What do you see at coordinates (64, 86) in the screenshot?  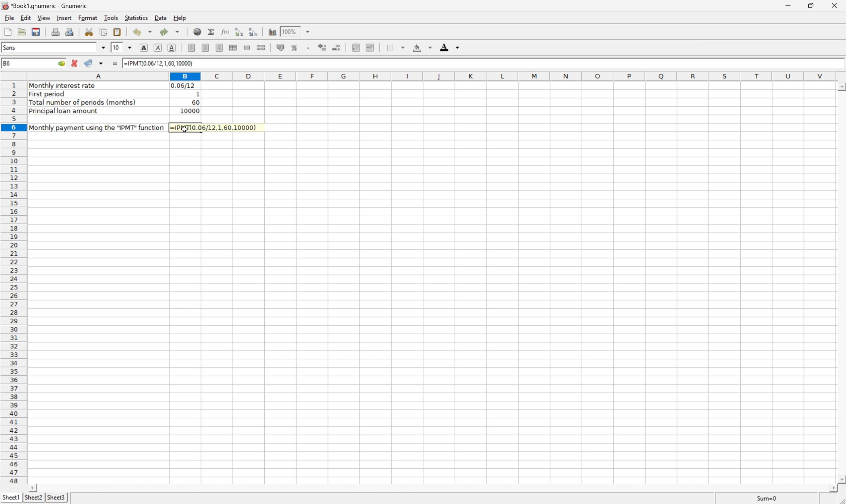 I see `Monthly interest rate` at bounding box center [64, 86].